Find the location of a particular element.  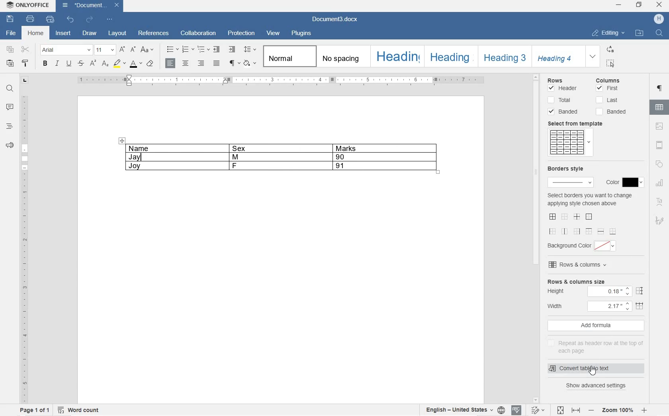

convert table to text is located at coordinates (589, 369).